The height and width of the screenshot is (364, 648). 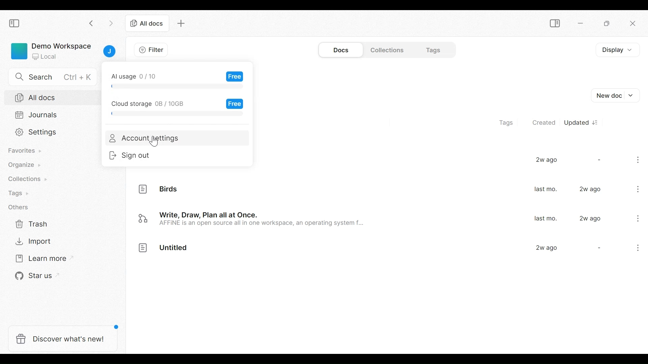 I want to click on Journal, so click(x=54, y=116).